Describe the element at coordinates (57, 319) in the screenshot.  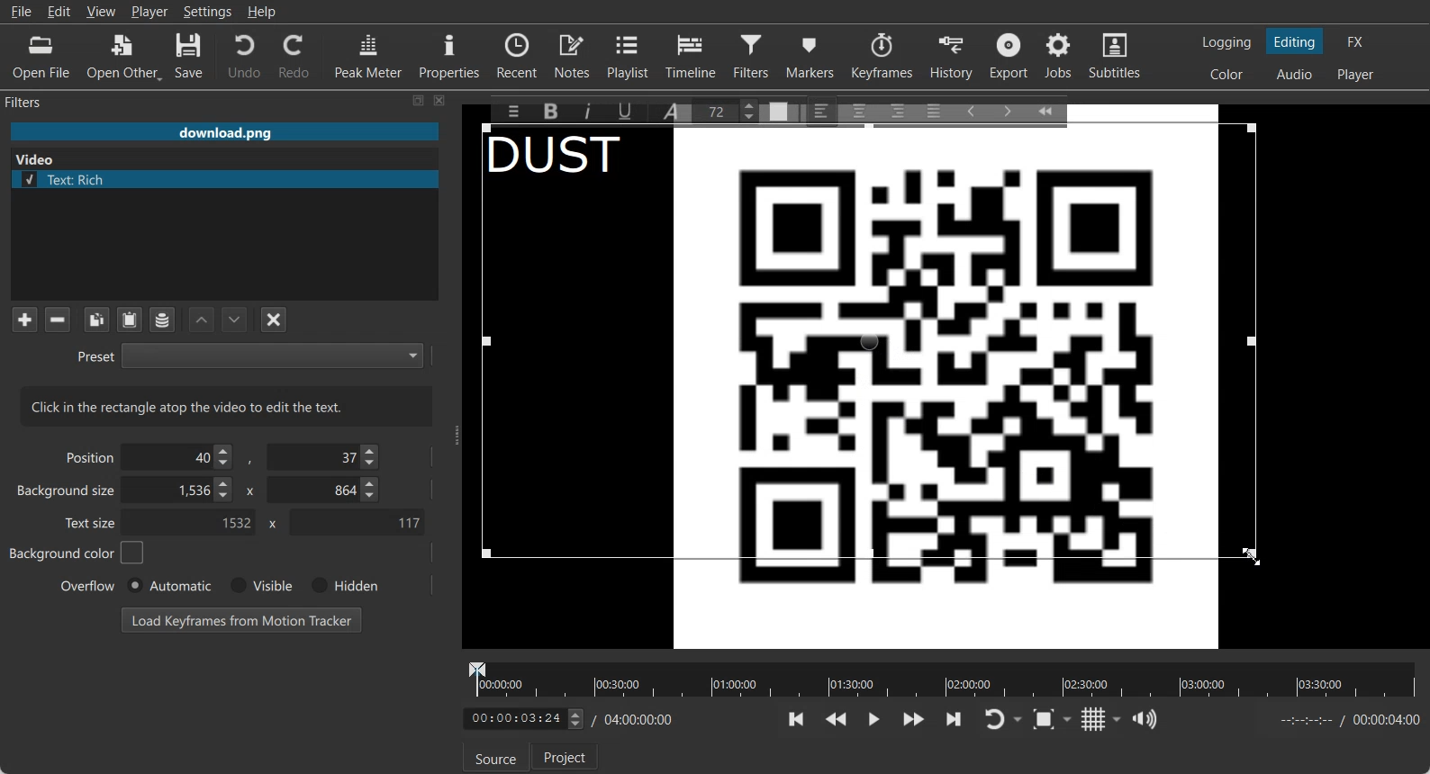
I see `Remove selected Filter` at that location.